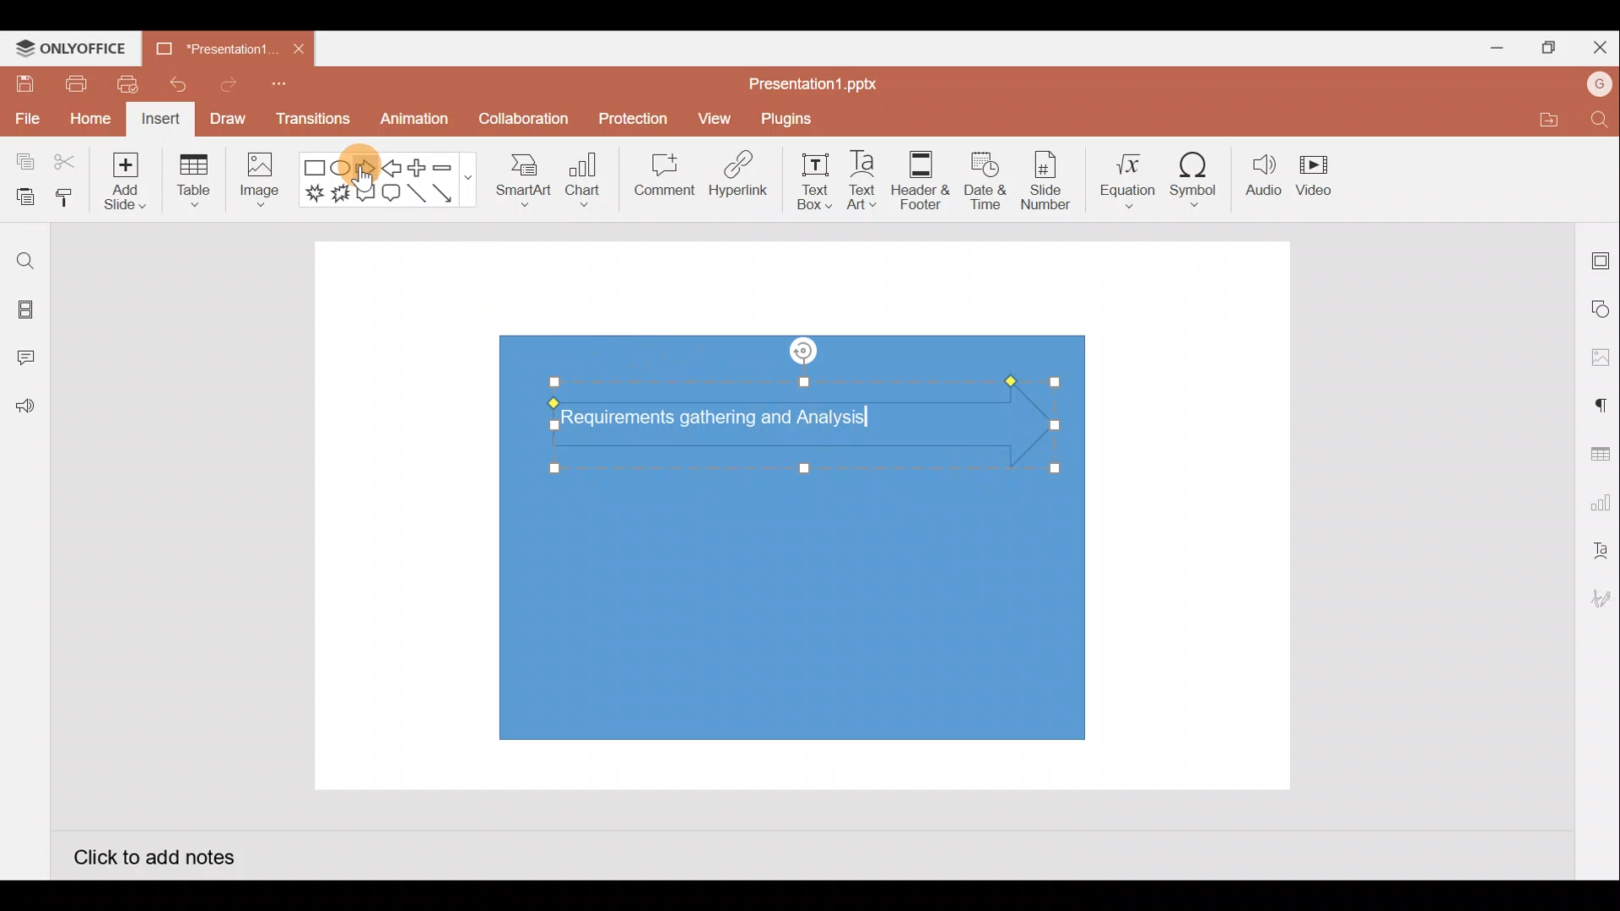 This screenshot has width=1620, height=911. I want to click on Feedback and Support, so click(24, 411).